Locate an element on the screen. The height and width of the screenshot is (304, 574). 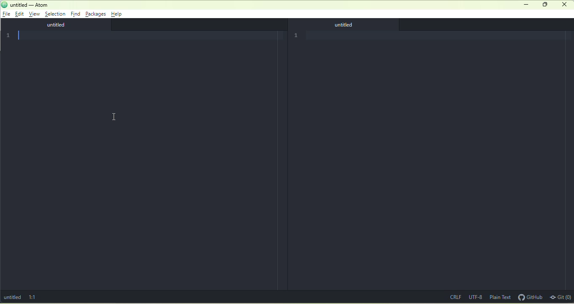
packages is located at coordinates (96, 14).